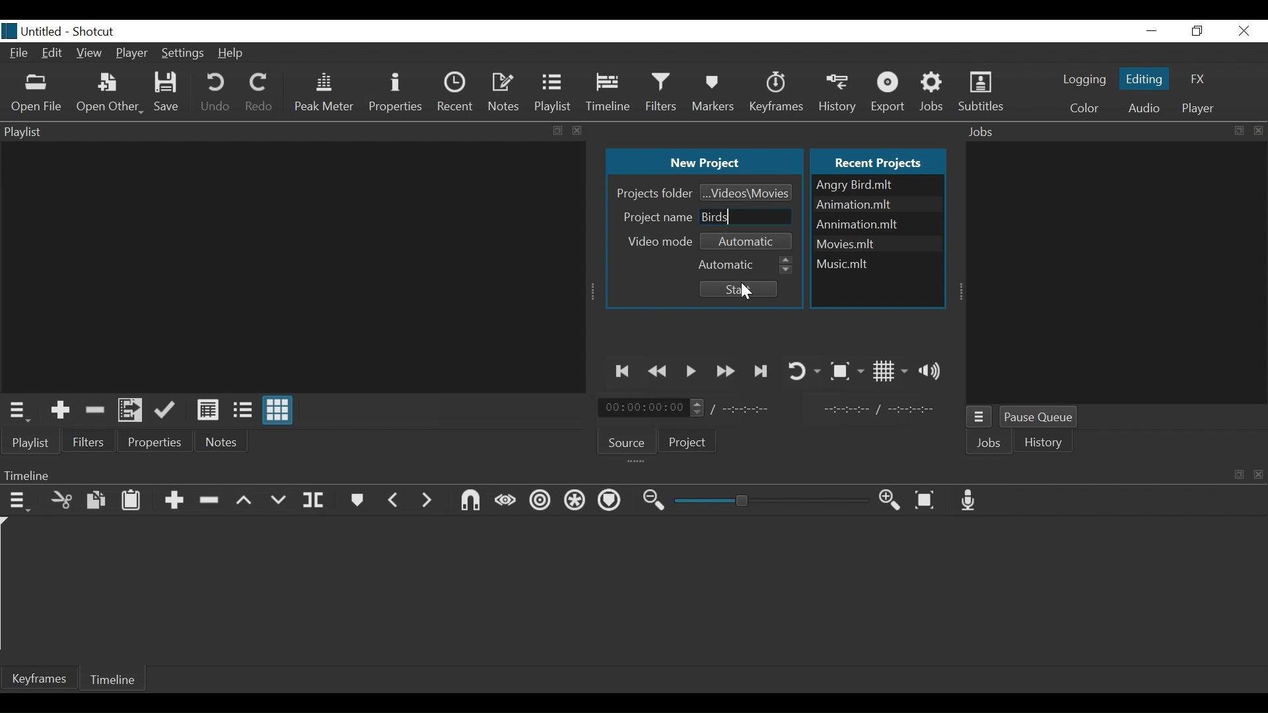  What do you see at coordinates (771, 501) in the screenshot?
I see `Zoom Slider` at bounding box center [771, 501].